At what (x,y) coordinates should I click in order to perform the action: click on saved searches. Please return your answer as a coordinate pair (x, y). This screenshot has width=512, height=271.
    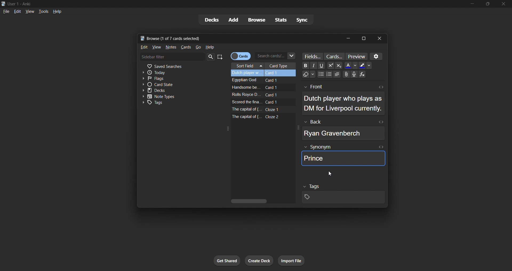
    Looking at the image, I should click on (182, 65).